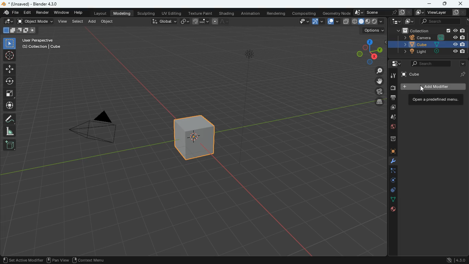  What do you see at coordinates (438, 52) in the screenshot?
I see `` at bounding box center [438, 52].